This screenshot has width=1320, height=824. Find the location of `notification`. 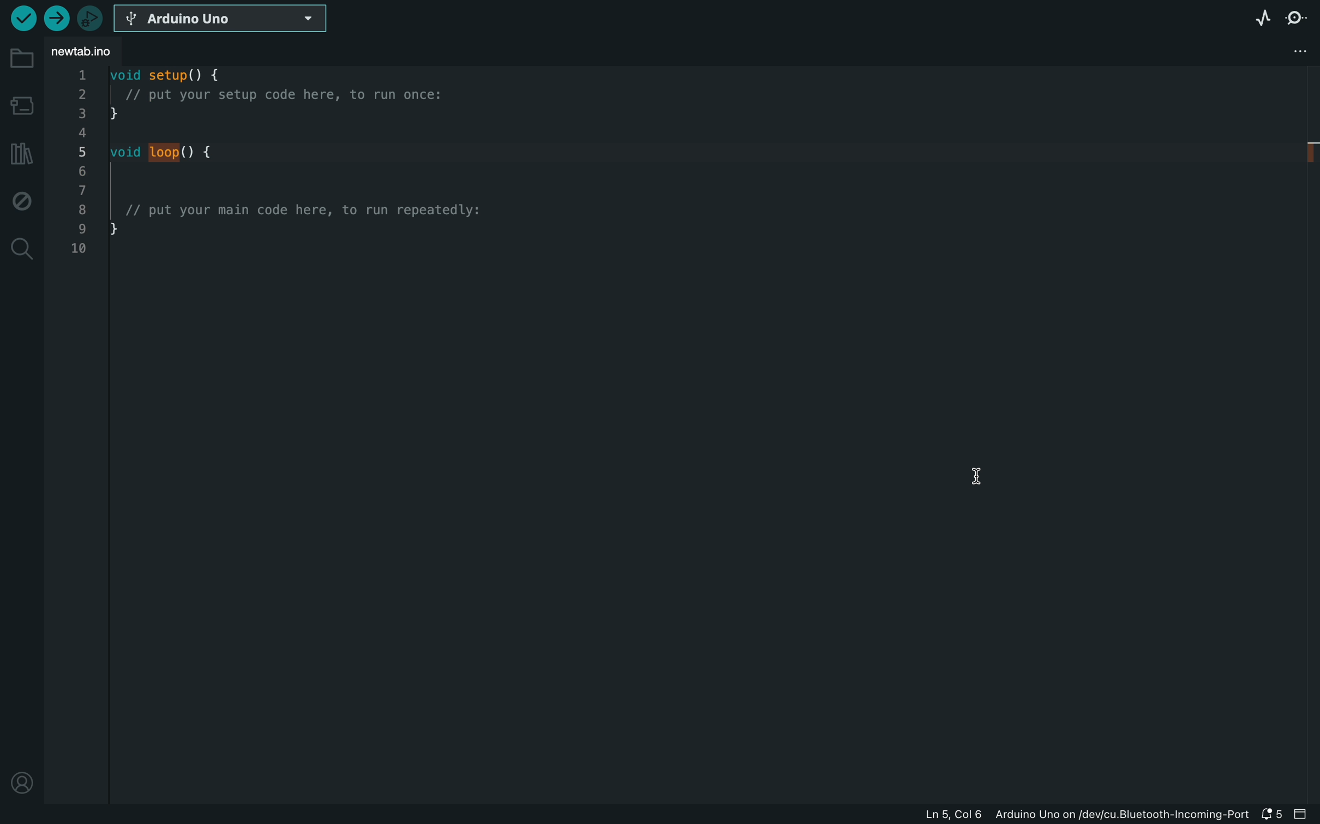

notification is located at coordinates (1273, 814).